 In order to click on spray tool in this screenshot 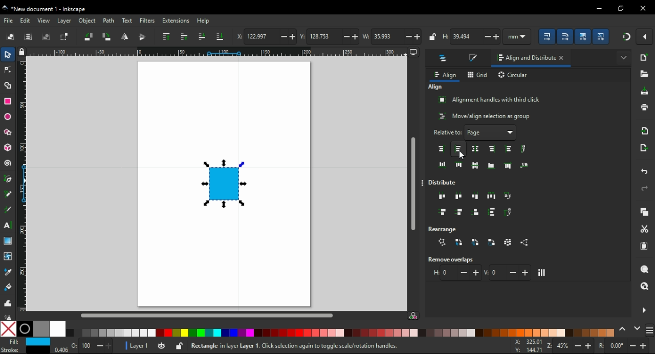, I will do `click(9, 315)`.